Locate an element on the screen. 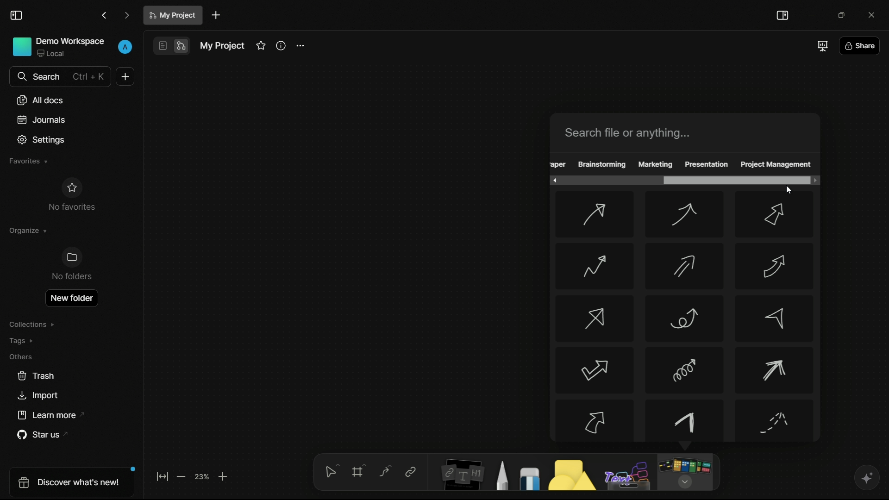  settings is located at coordinates (300, 46).